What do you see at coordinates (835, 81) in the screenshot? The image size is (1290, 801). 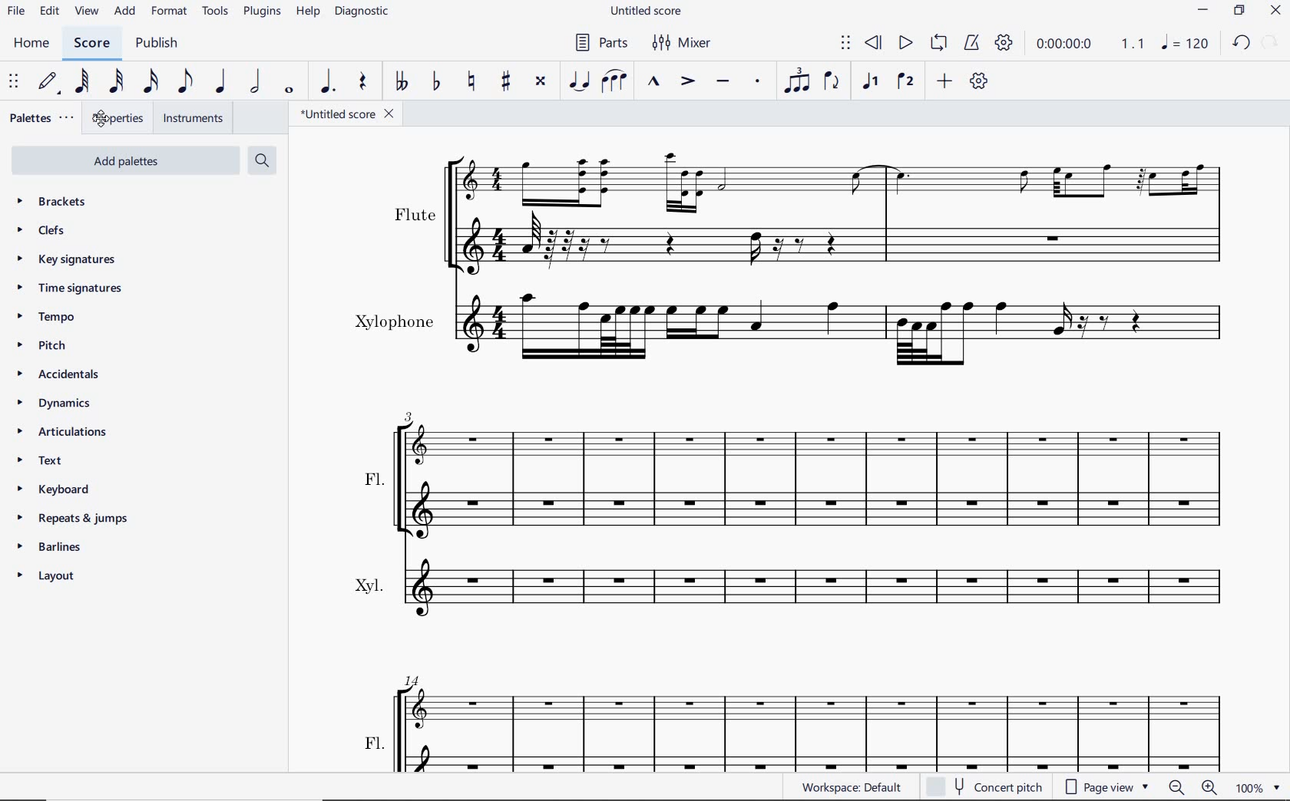 I see `FLIP DIRECTION` at bounding box center [835, 81].